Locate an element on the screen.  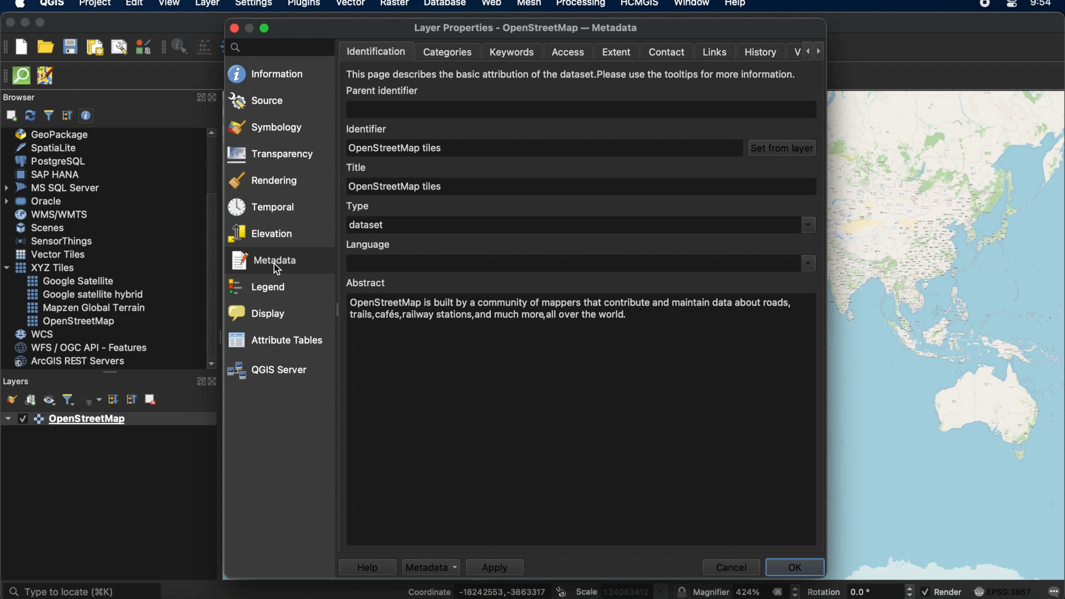
type to locate is located at coordinates (84, 588).